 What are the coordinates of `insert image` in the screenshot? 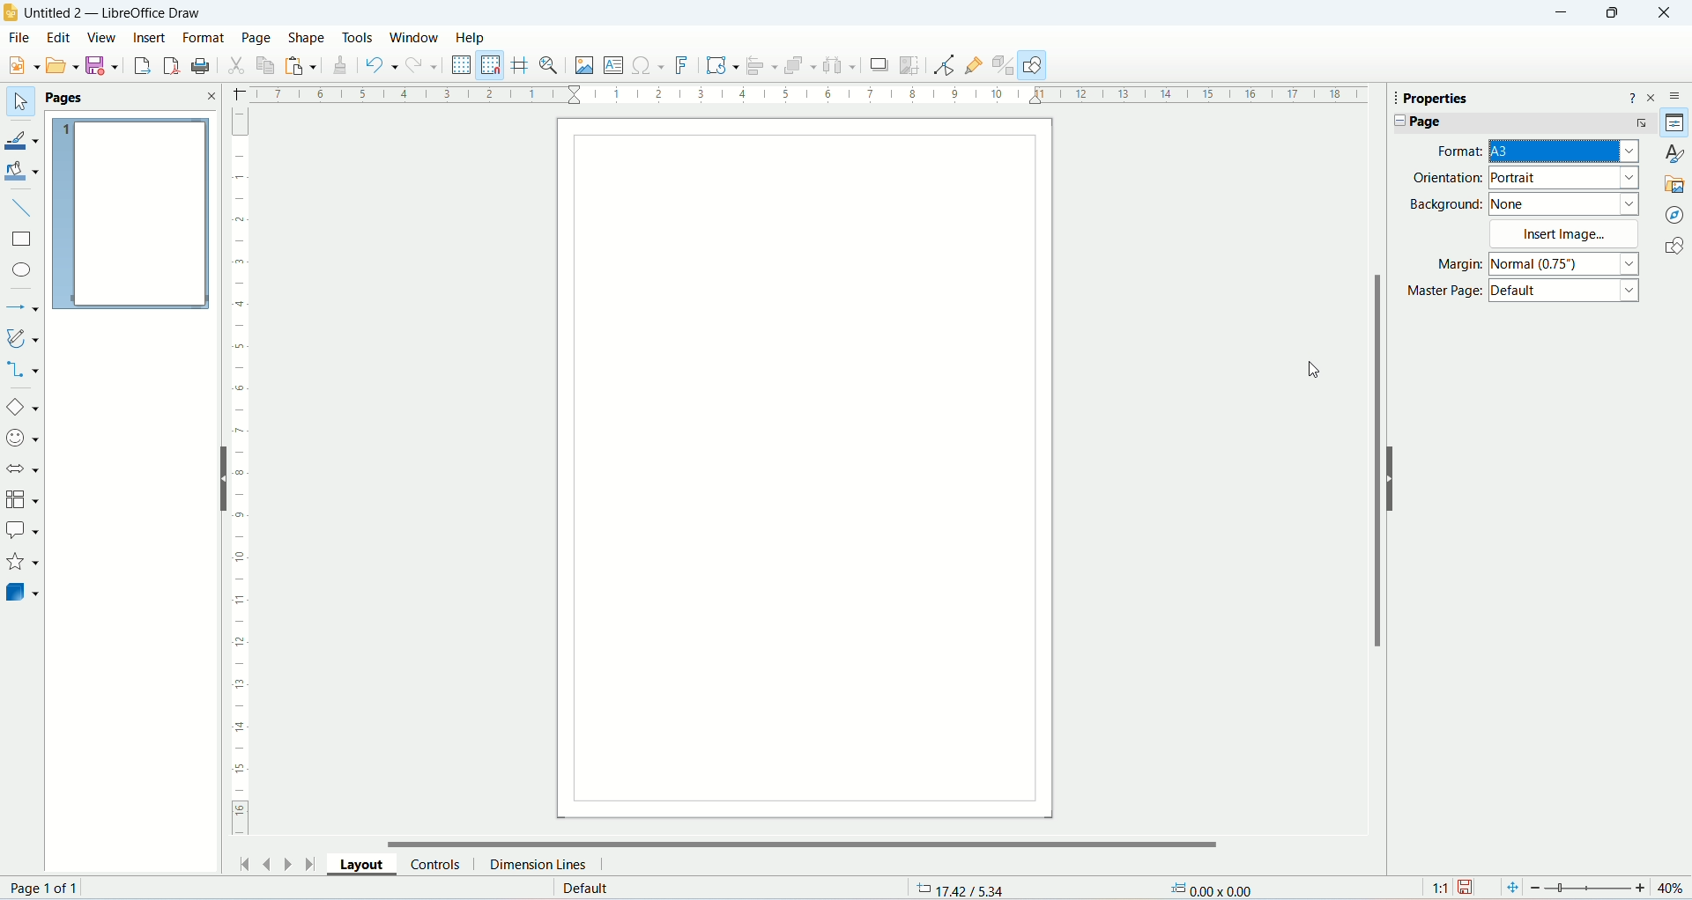 It's located at (586, 67).